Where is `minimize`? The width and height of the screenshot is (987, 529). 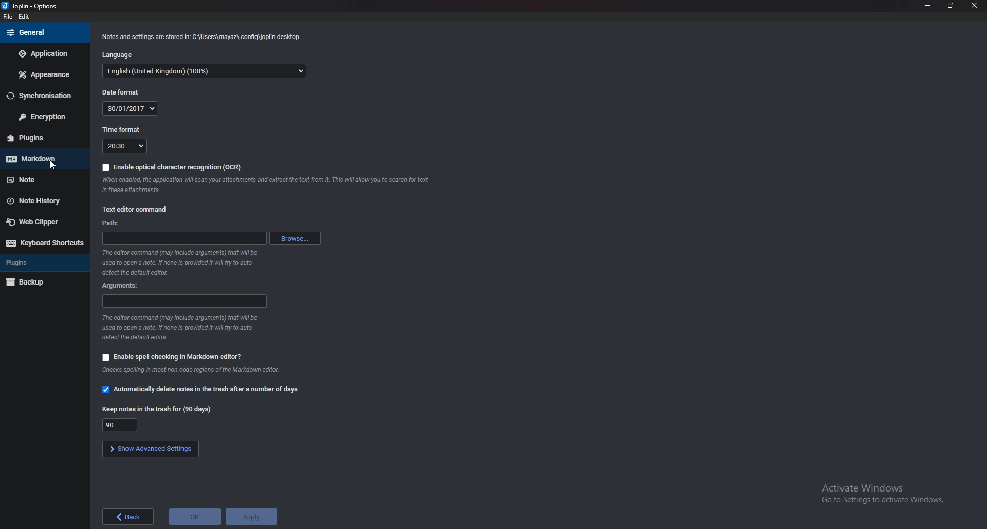
minimize is located at coordinates (927, 6).